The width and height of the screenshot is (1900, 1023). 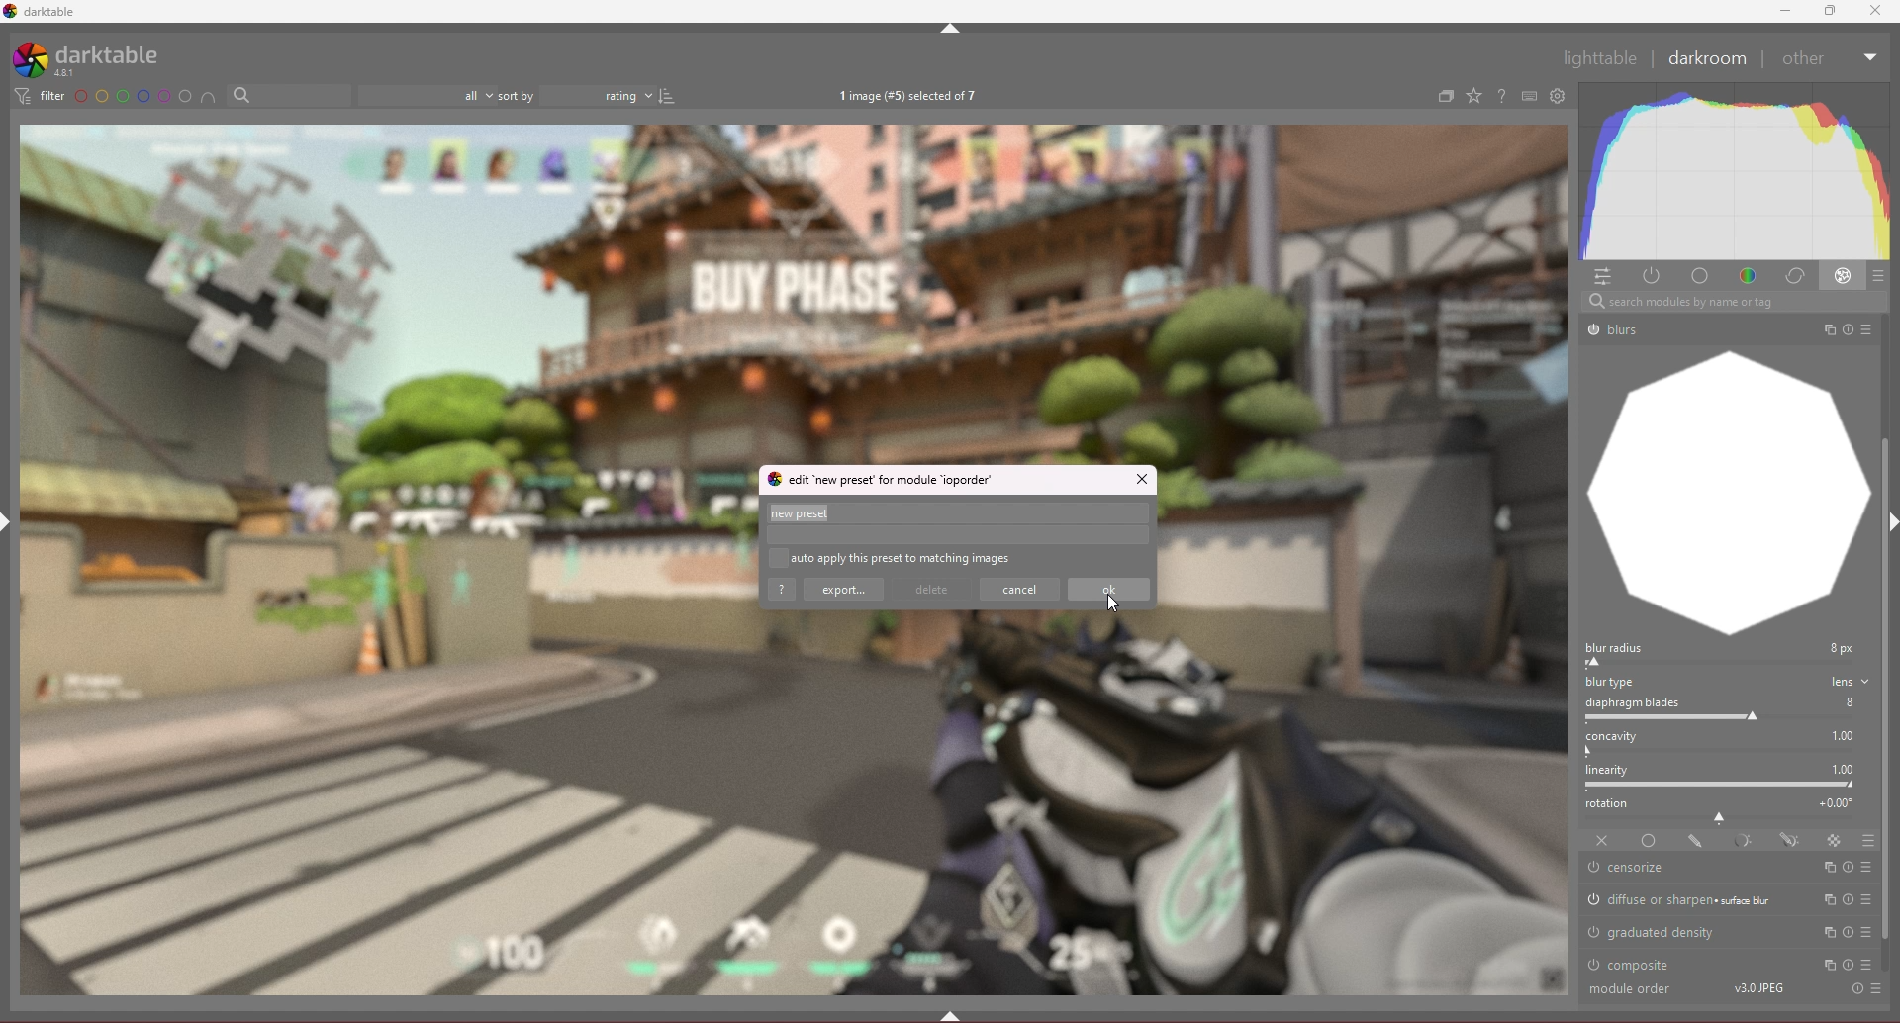 I want to click on rating, so click(x=598, y=95).